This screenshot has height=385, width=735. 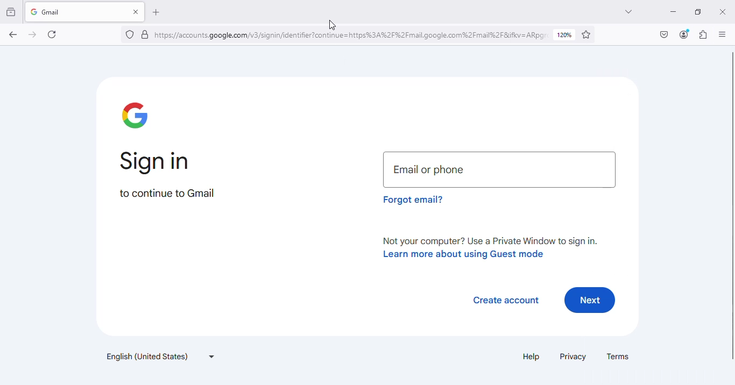 I want to click on close tab, so click(x=137, y=11).